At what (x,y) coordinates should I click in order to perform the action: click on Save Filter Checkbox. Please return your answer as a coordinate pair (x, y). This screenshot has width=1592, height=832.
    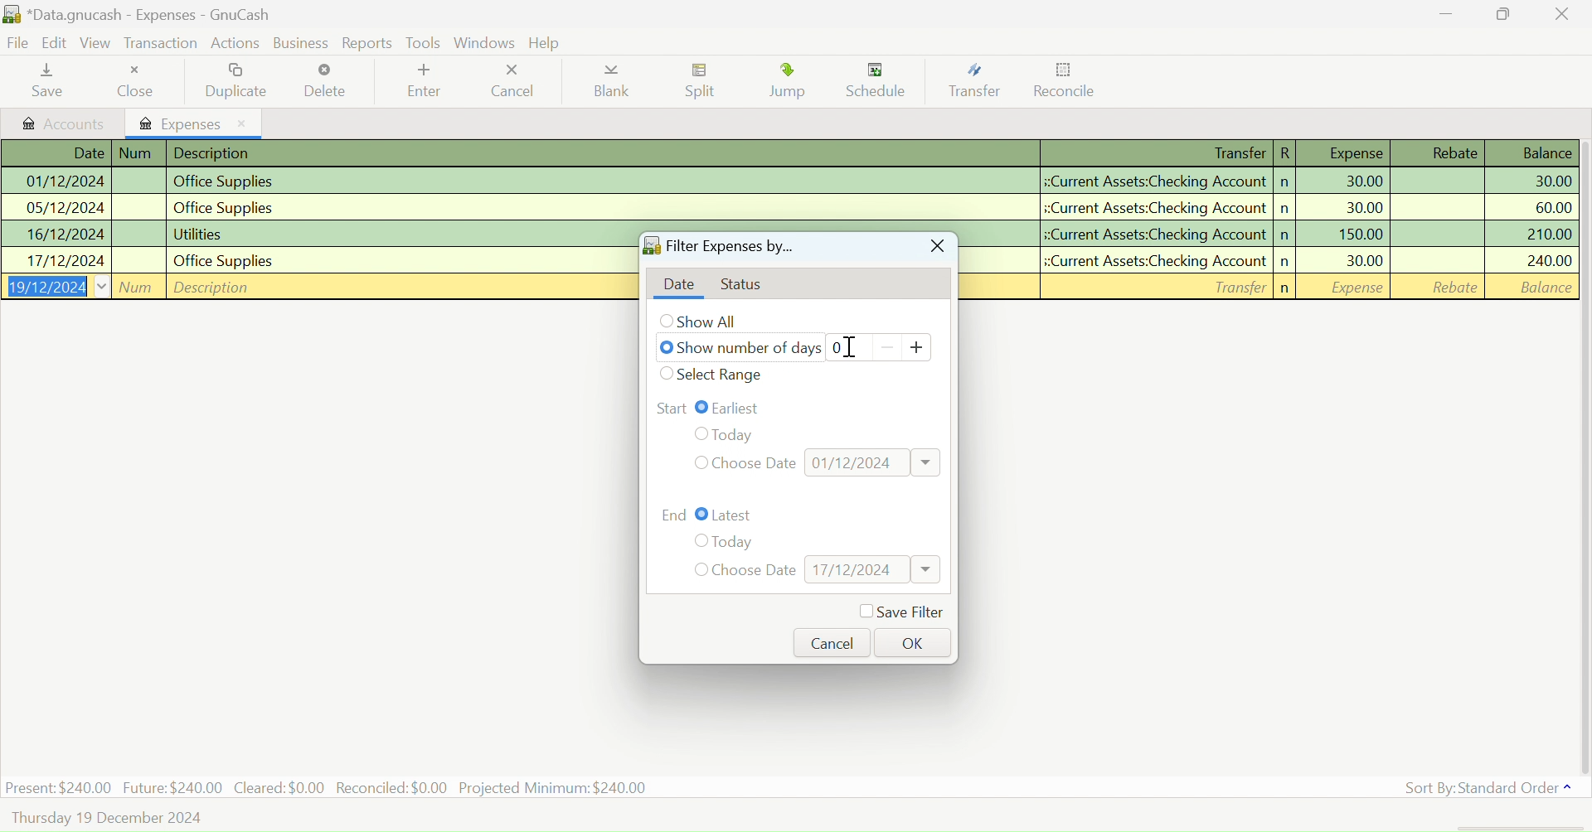
    Looking at the image, I should click on (900, 612).